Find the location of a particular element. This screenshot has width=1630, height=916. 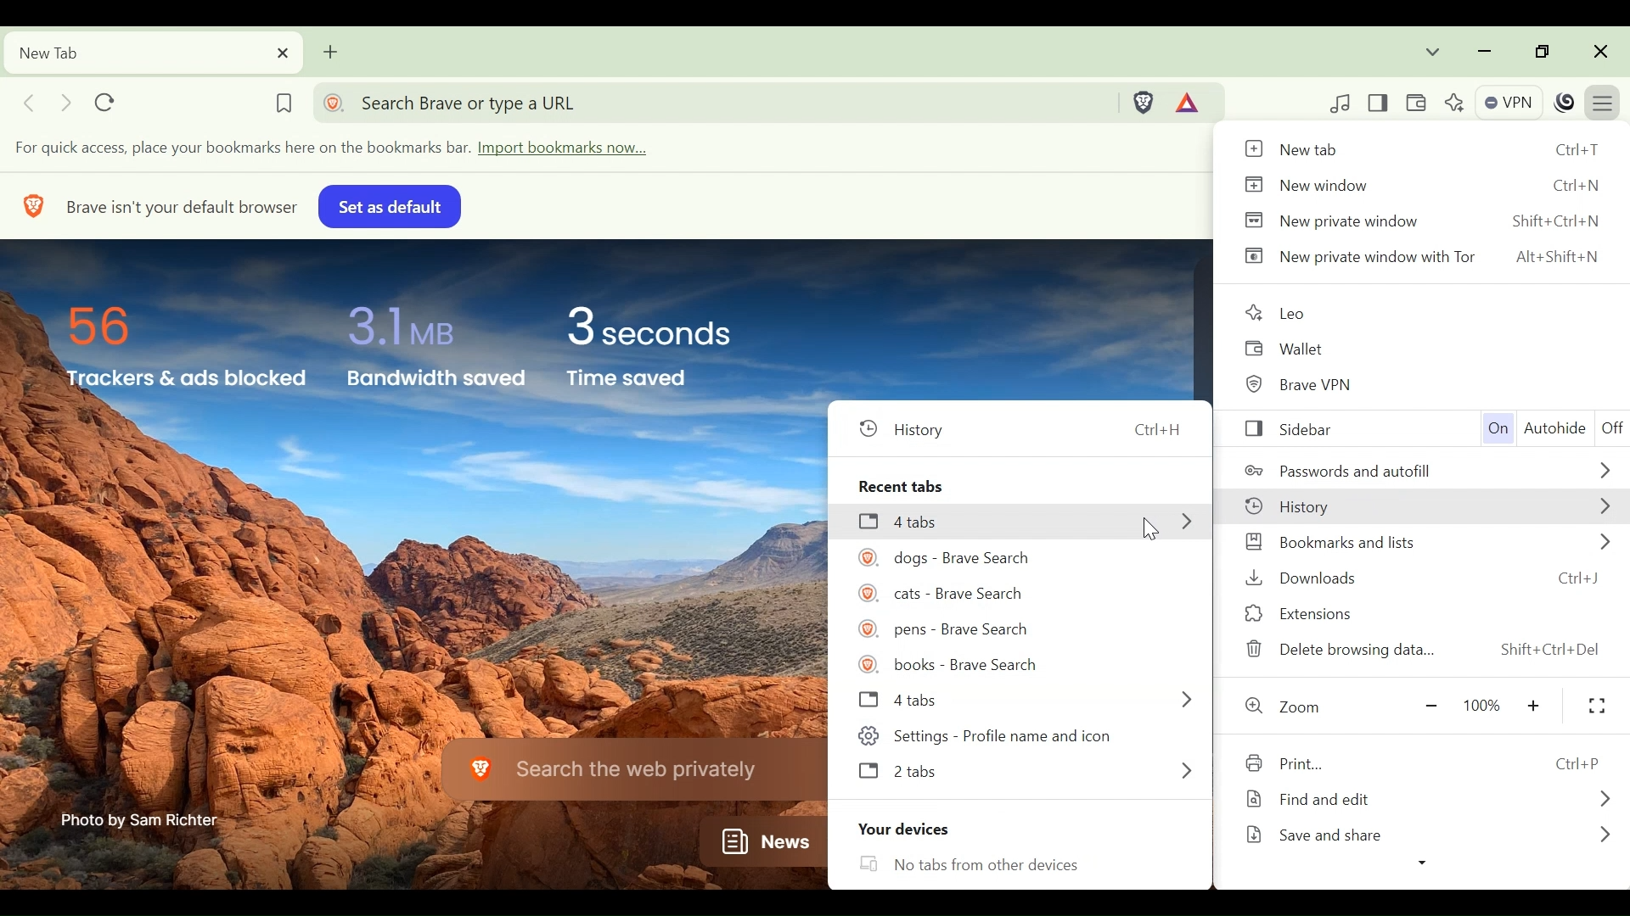

History is located at coordinates (1425, 505).